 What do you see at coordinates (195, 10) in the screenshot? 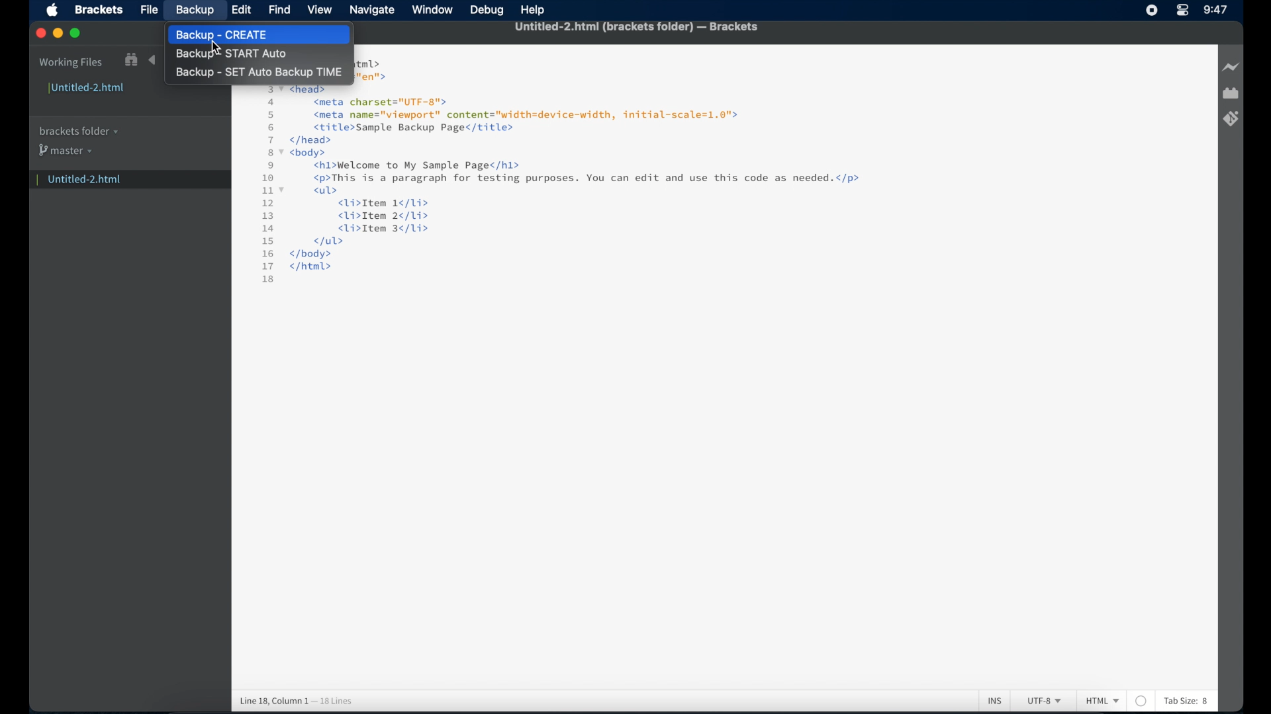
I see `backup` at bounding box center [195, 10].